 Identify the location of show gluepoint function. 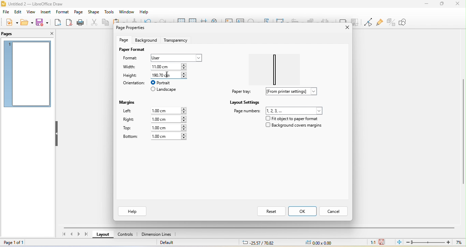
(379, 23).